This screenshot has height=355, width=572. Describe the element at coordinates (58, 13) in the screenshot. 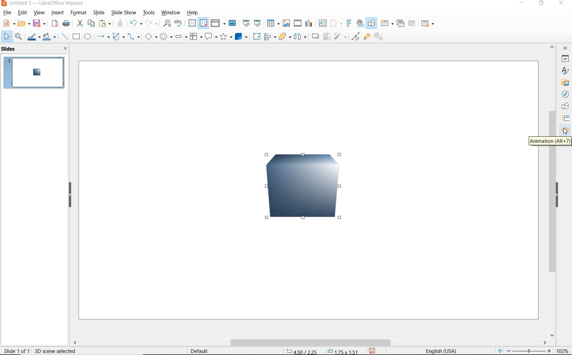

I see `insert` at that location.